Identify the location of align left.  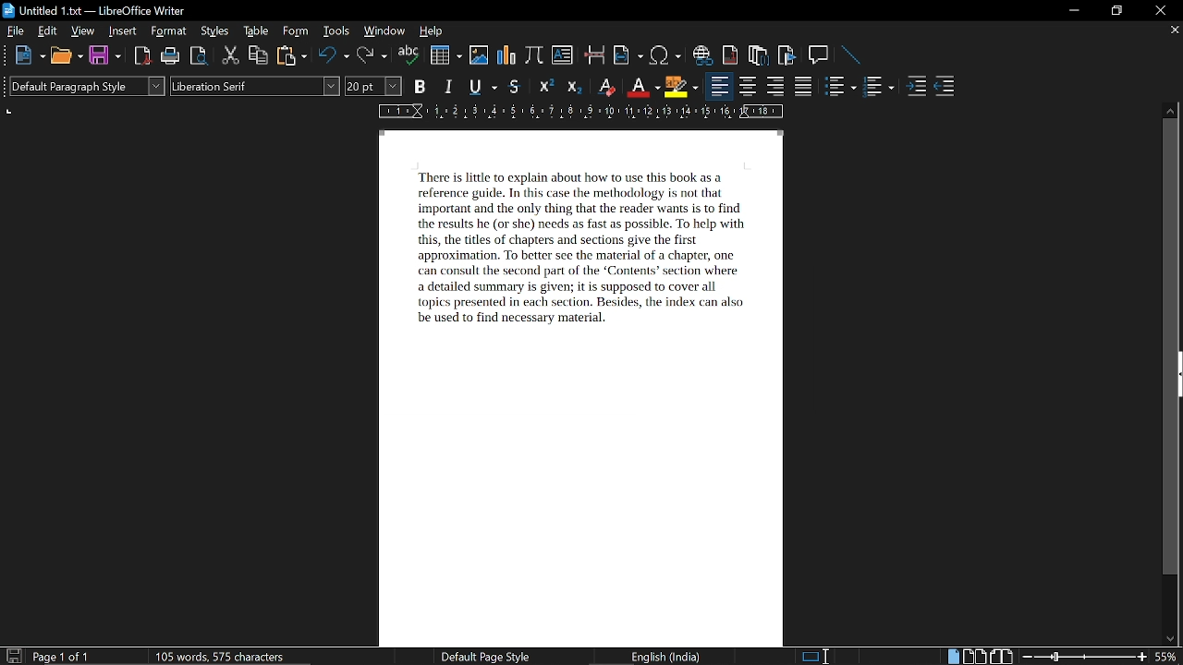
(720, 86).